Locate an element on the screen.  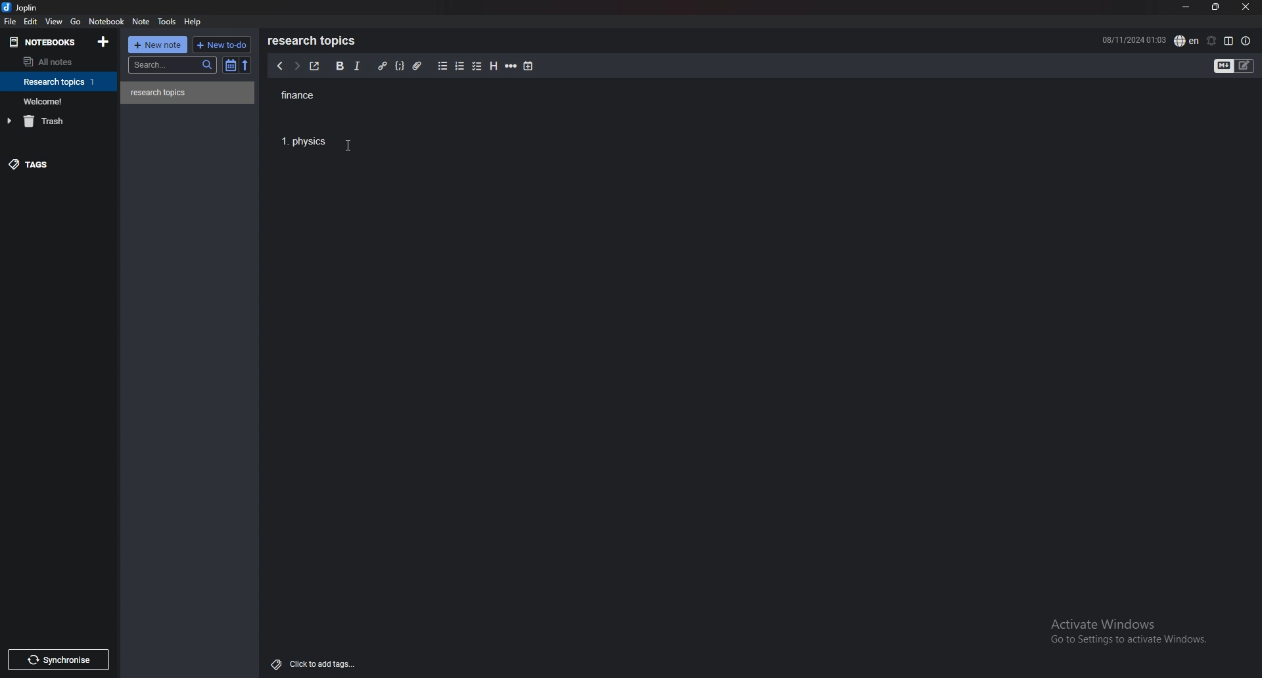
note properties is located at coordinates (1246, 41).